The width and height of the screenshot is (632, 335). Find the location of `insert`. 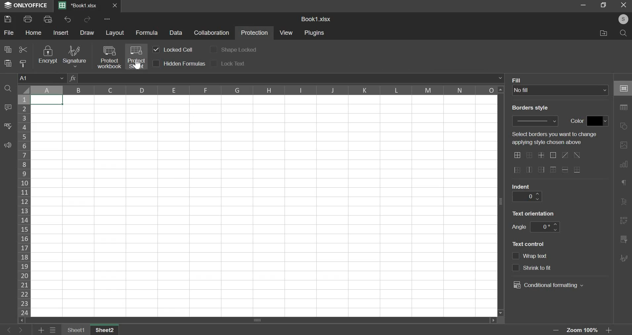

insert is located at coordinates (61, 32).